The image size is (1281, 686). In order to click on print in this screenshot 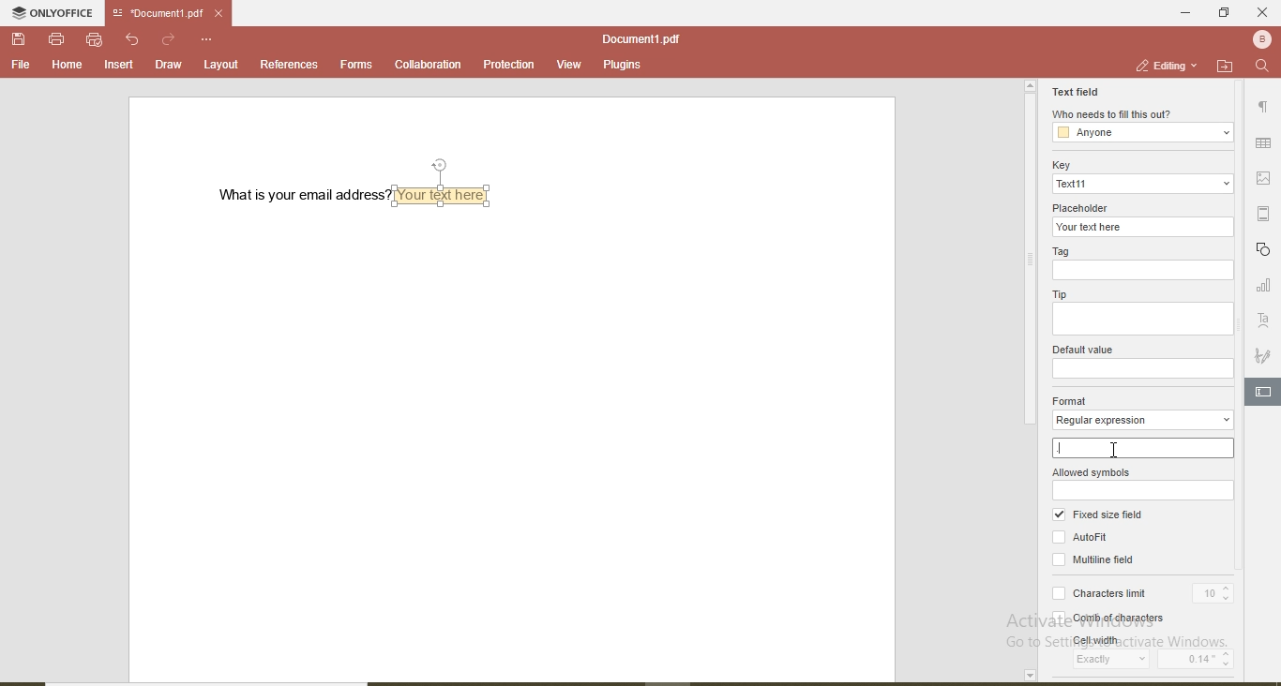, I will do `click(56, 37)`.